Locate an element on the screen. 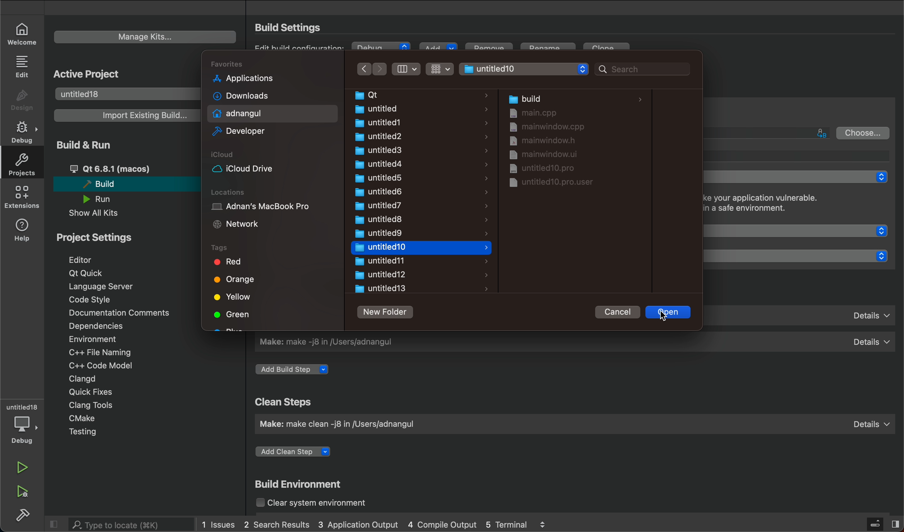 This screenshot has width=904, height=532. editor is located at coordinates (89, 259).